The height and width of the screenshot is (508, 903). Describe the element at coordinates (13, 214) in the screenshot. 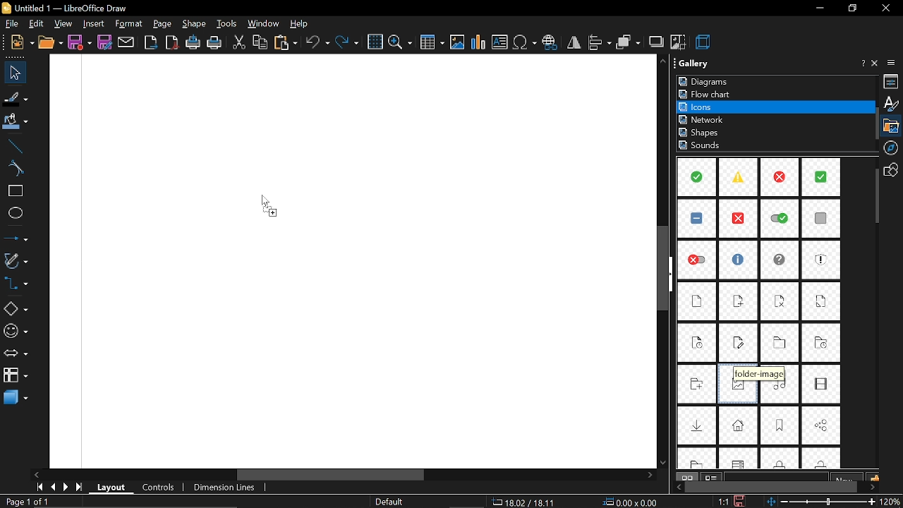

I see `ellipse` at that location.